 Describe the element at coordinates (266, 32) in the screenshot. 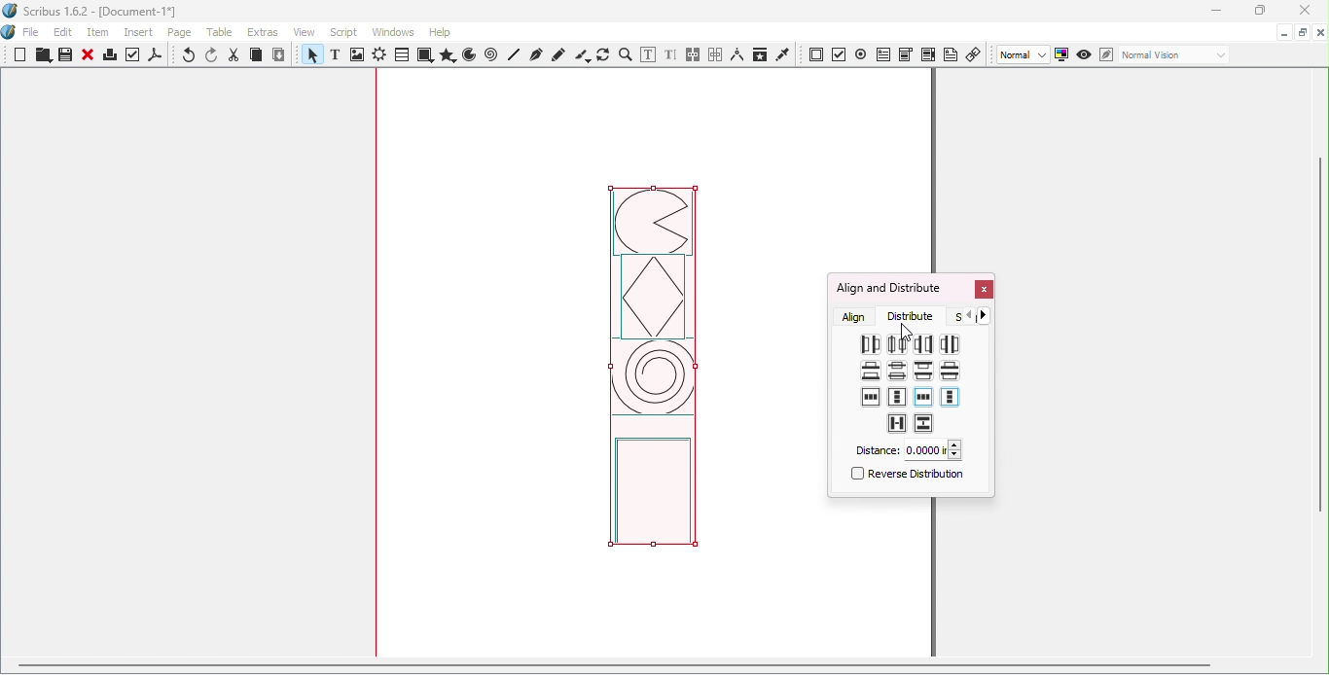

I see `Extras` at that location.